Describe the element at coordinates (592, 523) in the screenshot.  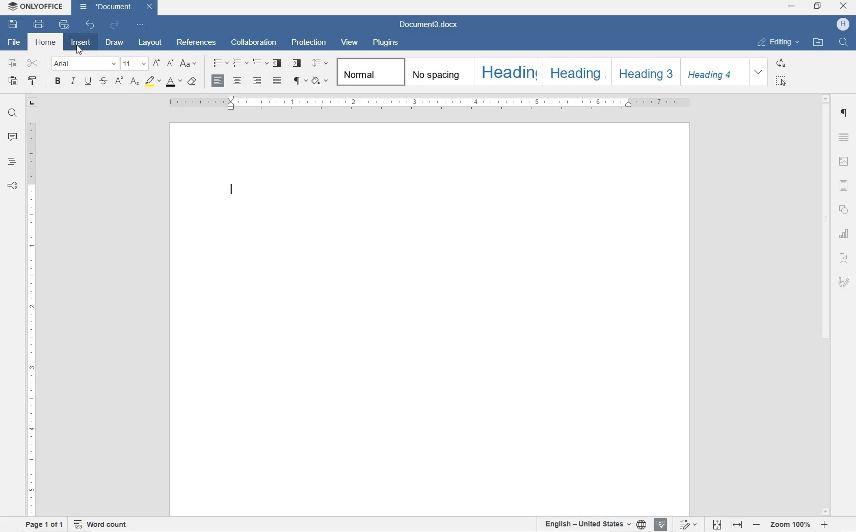
I see `SET TEXT OR DOCUMENT LANGUAGE` at that location.